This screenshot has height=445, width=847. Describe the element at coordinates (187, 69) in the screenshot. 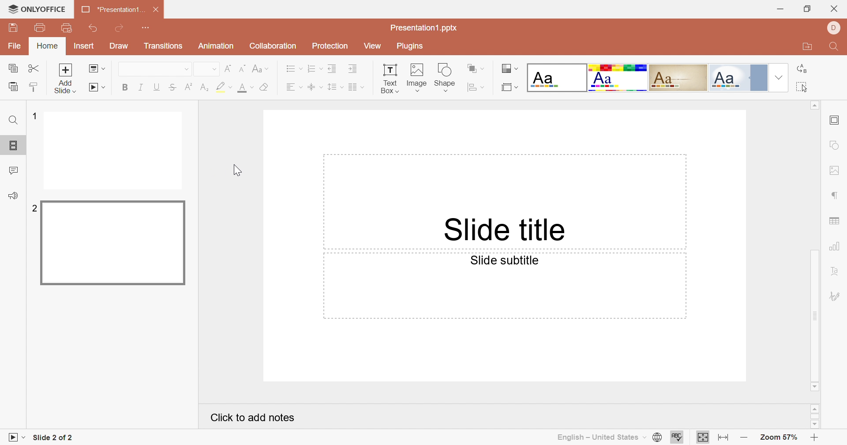

I see `Drop Down` at that location.